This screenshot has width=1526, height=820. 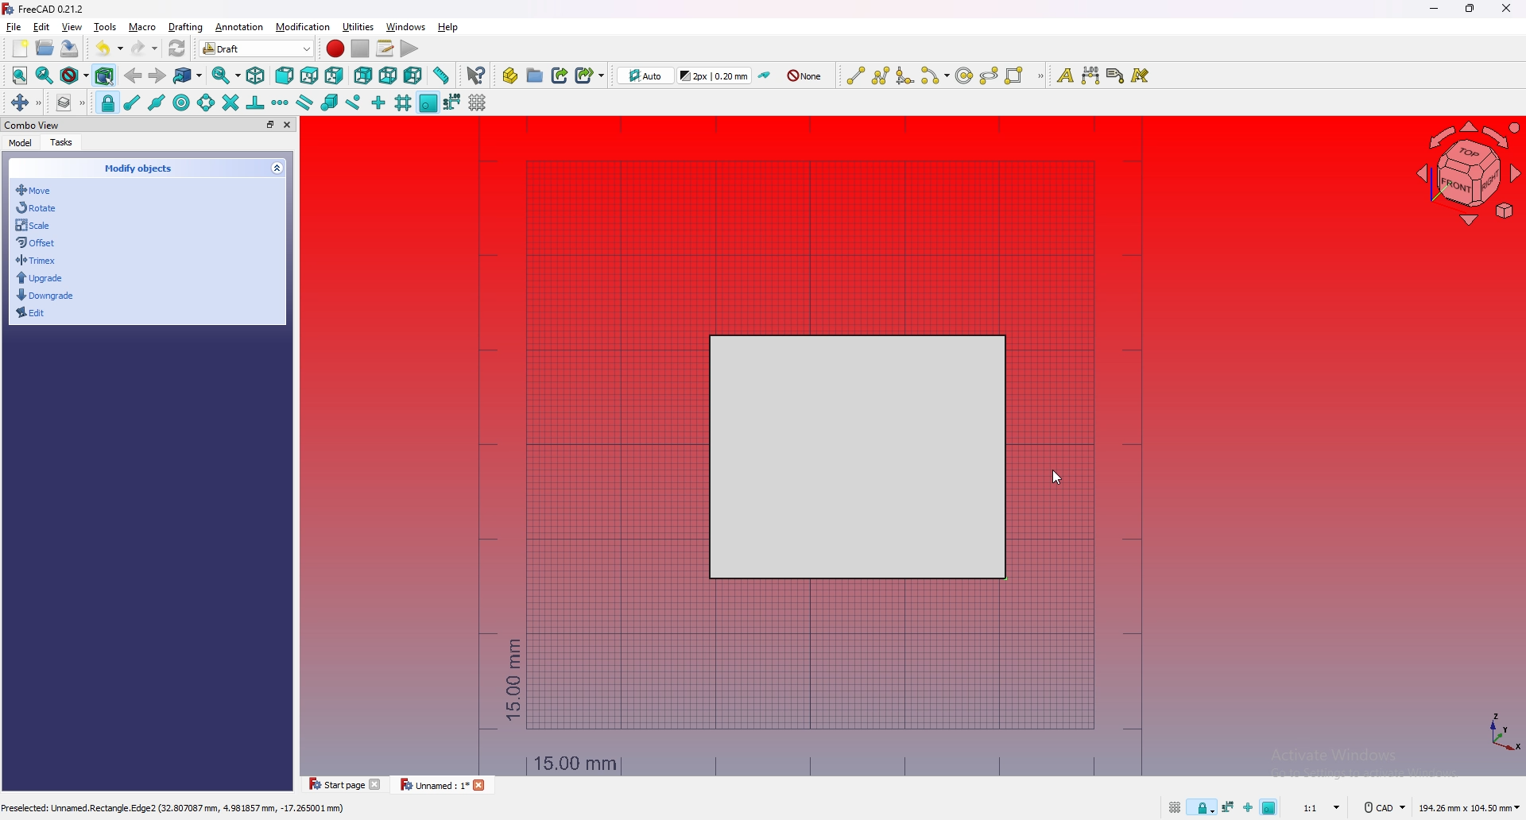 I want to click on snap special, so click(x=328, y=102).